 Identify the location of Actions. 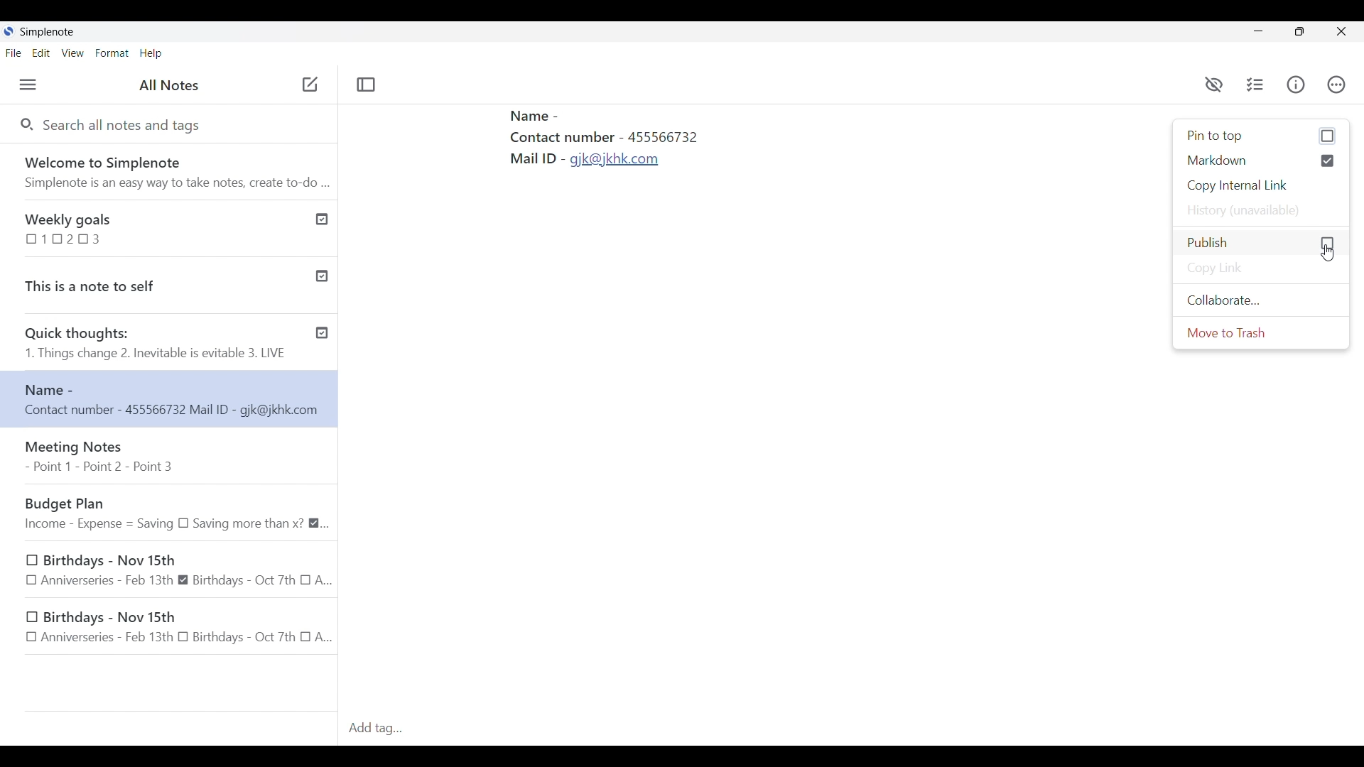
(1336, 81).